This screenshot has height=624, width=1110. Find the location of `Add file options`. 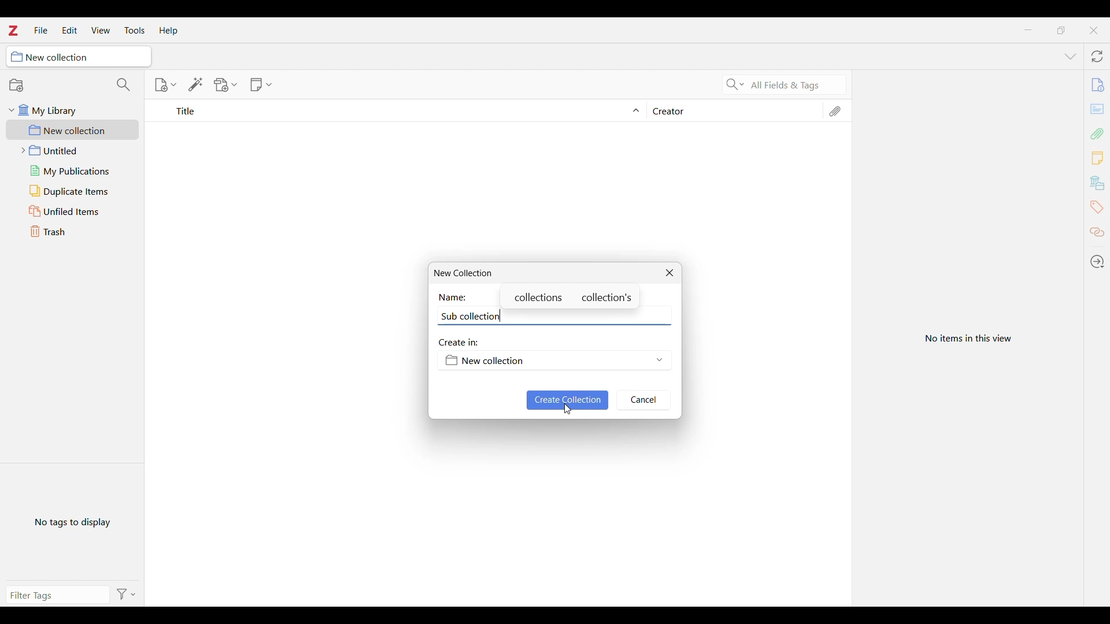

Add file options is located at coordinates (225, 85).